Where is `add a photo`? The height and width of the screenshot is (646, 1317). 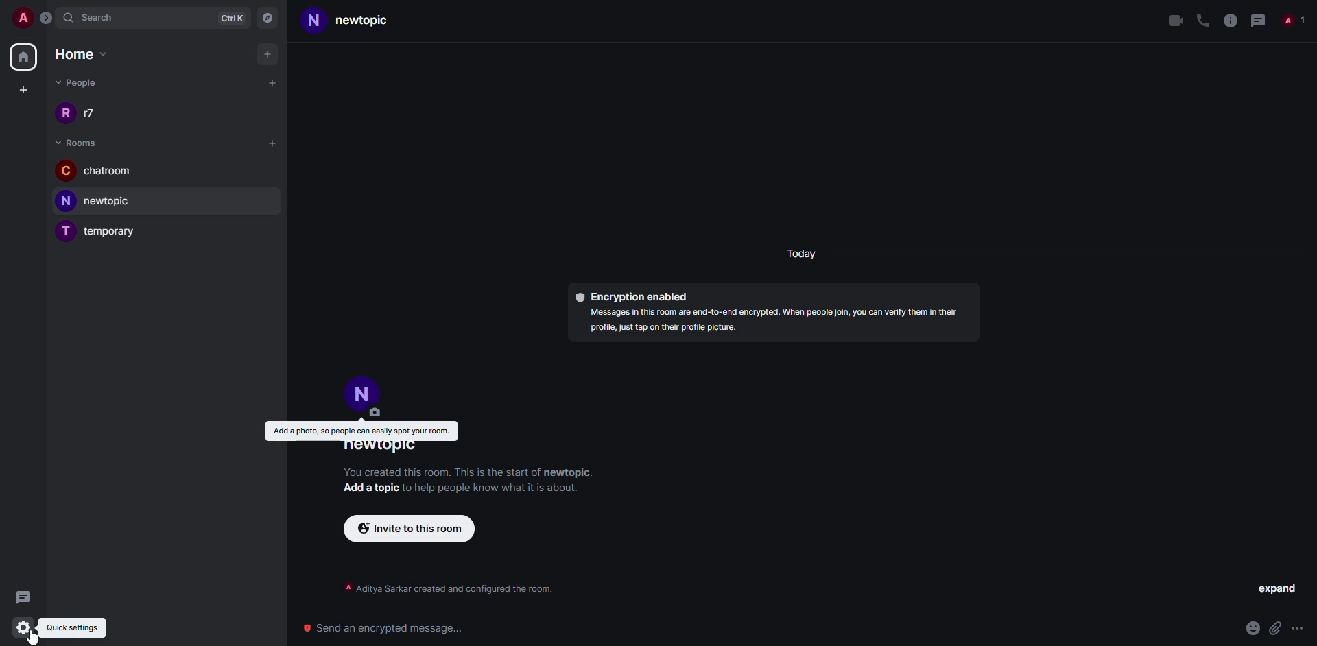 add a photo is located at coordinates (356, 430).